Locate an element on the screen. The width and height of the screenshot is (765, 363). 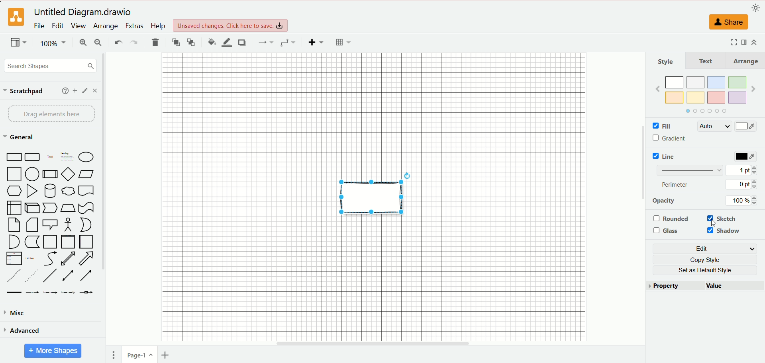
horizontal scroll bar is located at coordinates (373, 343).